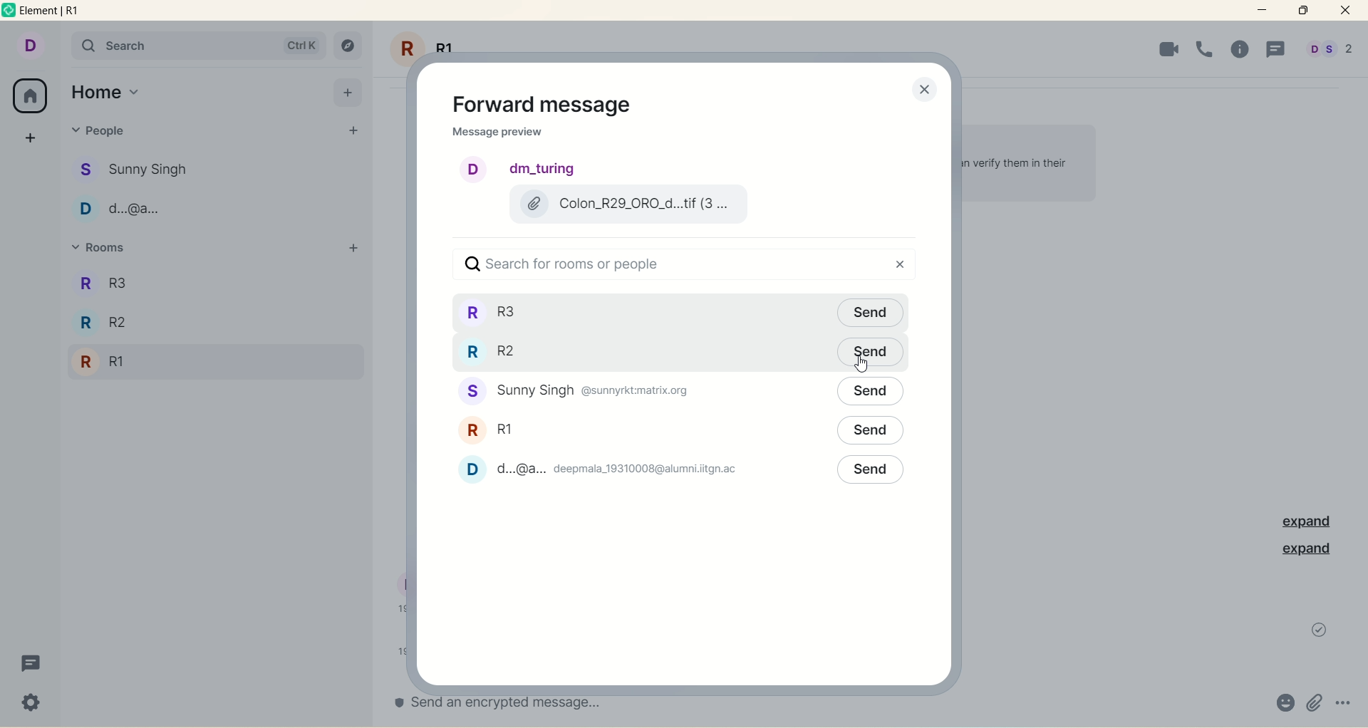  I want to click on R2, so click(499, 351).